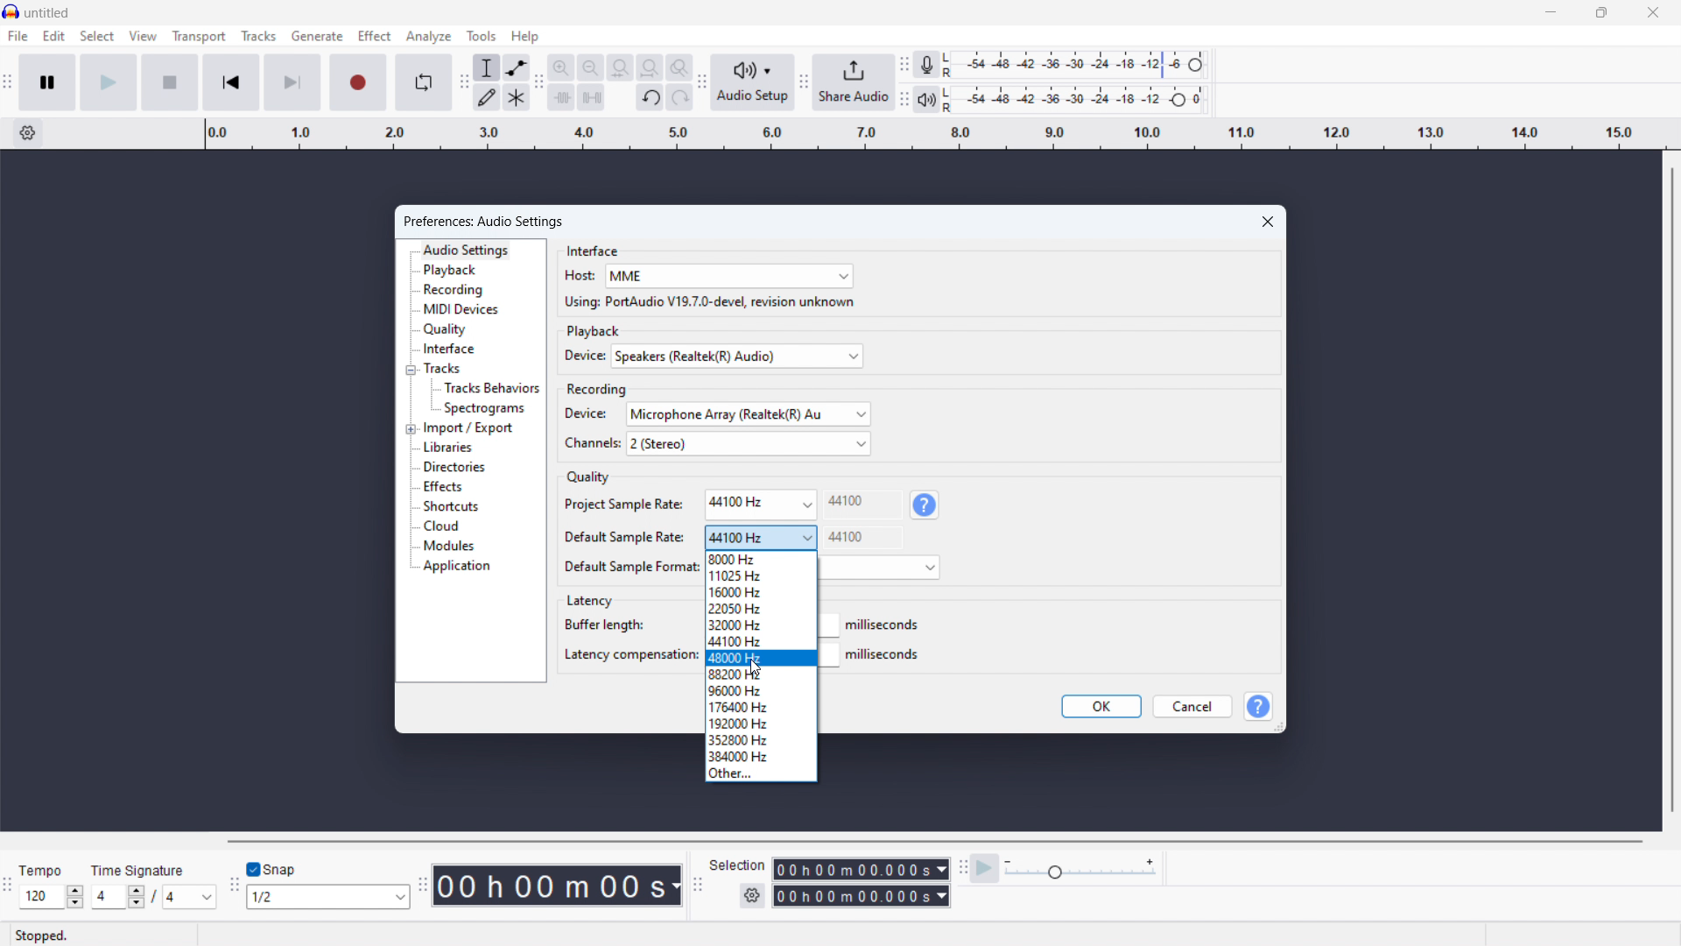 The height and width of the screenshot is (946, 1681). Describe the element at coordinates (359, 83) in the screenshot. I see `record` at that location.